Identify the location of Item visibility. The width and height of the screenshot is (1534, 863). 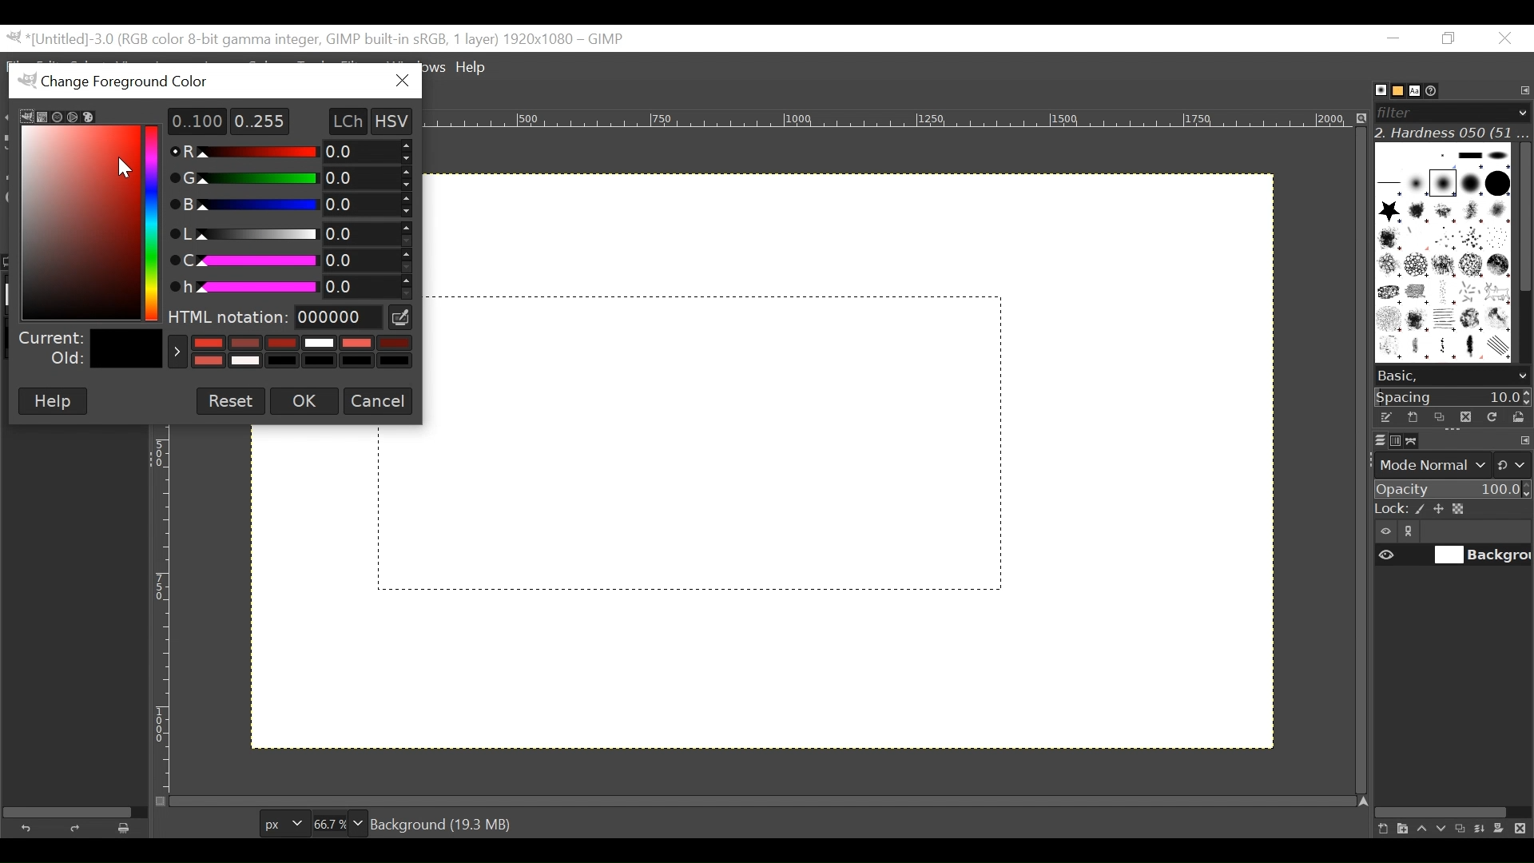
(1386, 532).